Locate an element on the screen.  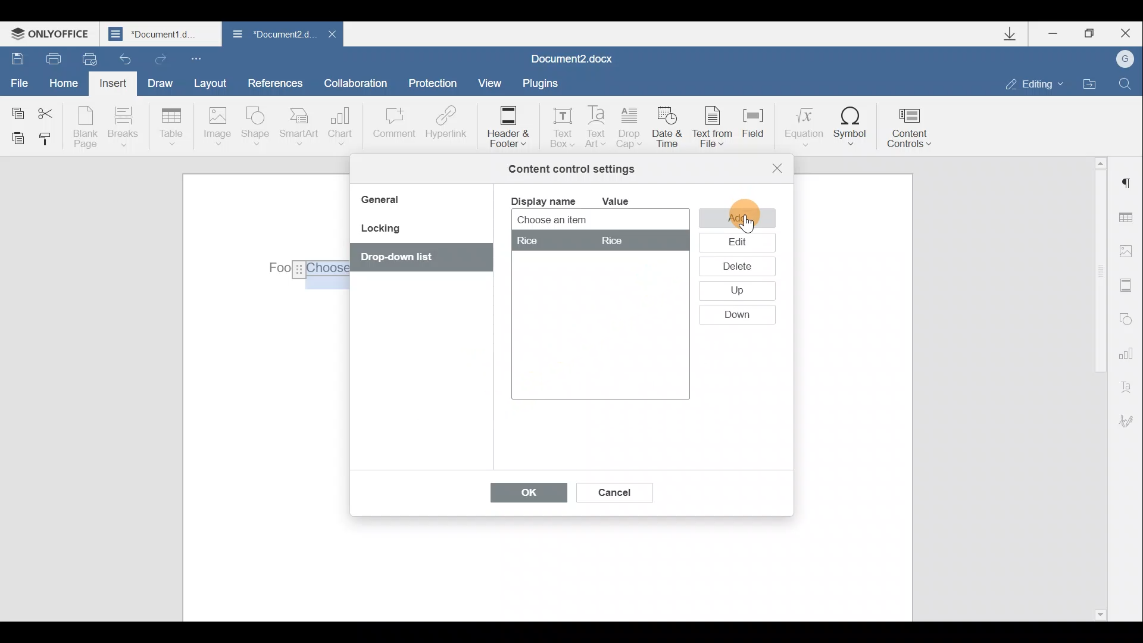
Comment is located at coordinates (394, 129).